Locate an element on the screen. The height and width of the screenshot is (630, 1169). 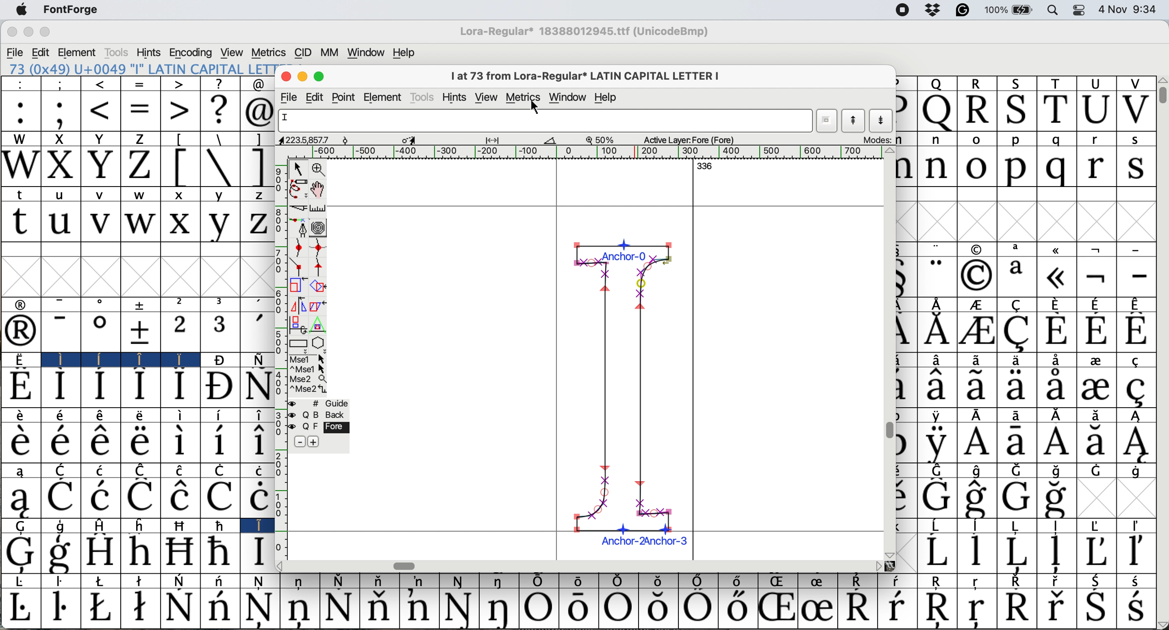
Symbol is located at coordinates (699, 609).